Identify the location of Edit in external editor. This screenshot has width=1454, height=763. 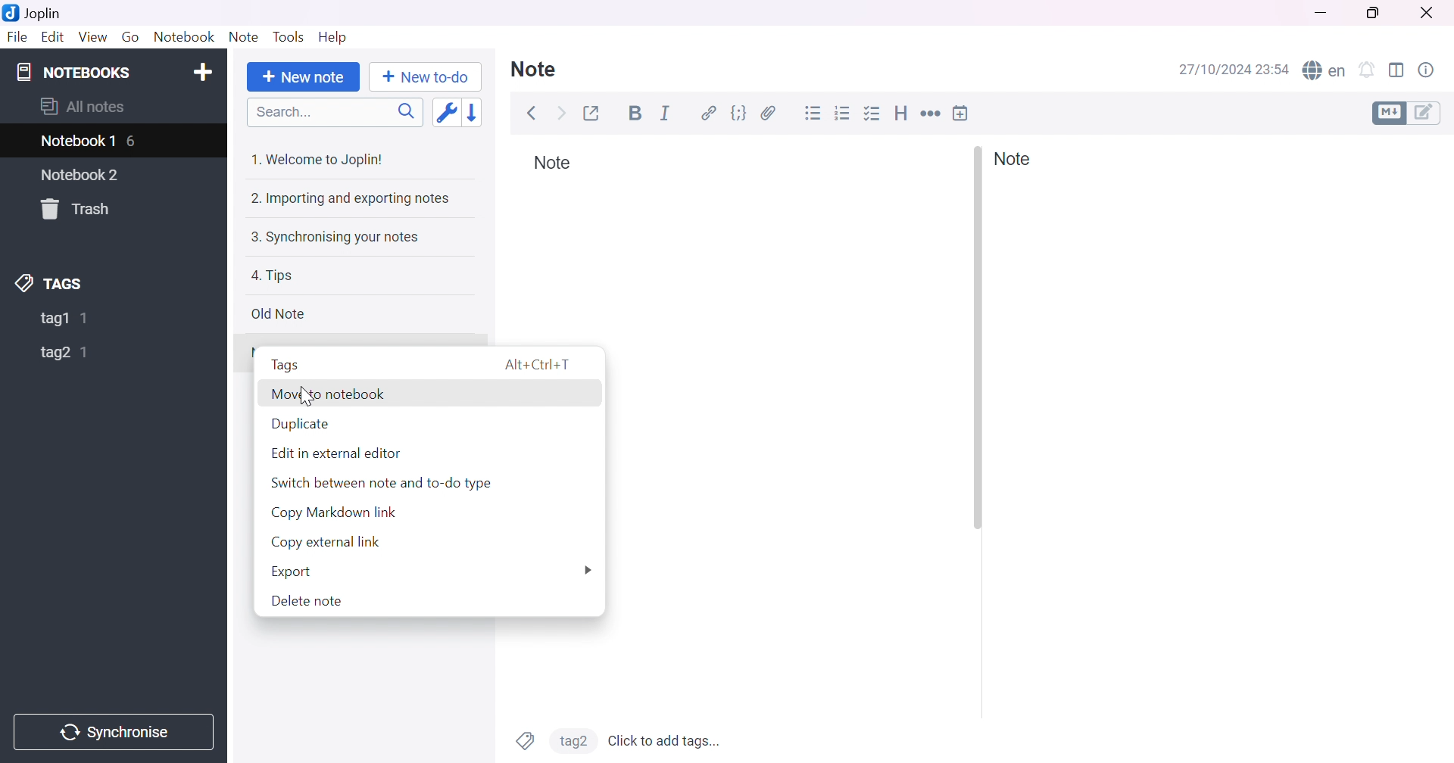
(342, 453).